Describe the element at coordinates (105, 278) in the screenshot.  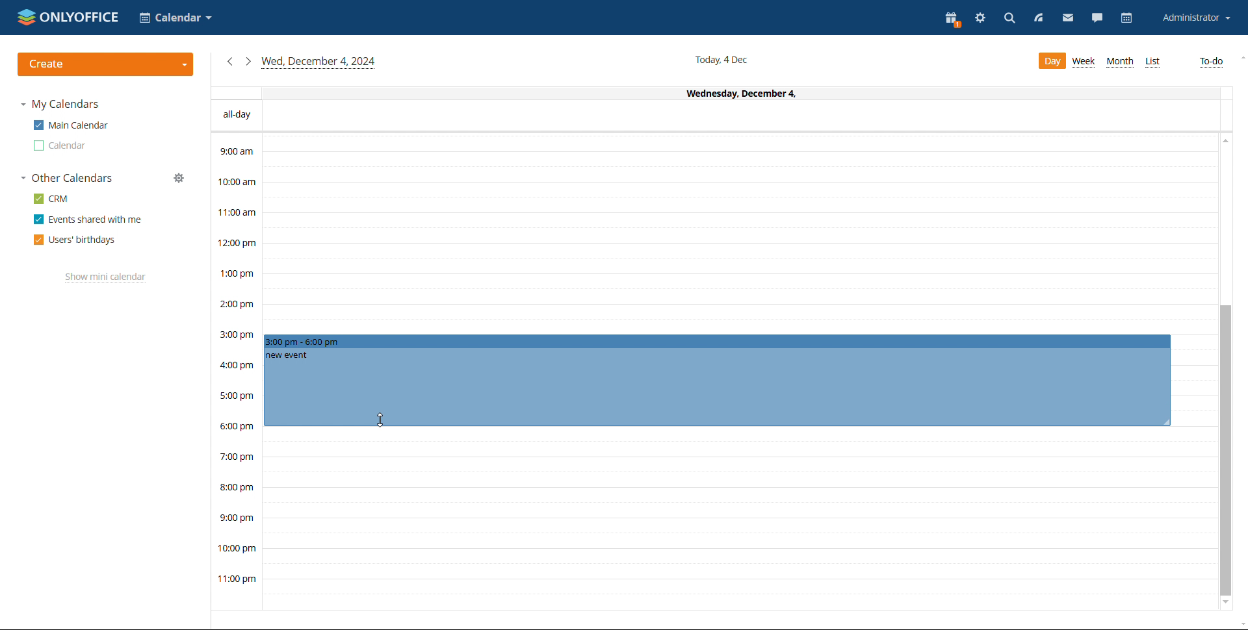
I see `show mini calendar` at that location.